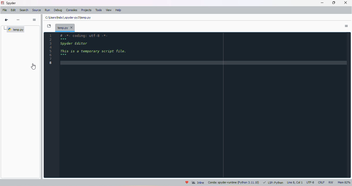 This screenshot has width=352, height=186. Describe the element at coordinates (37, 10) in the screenshot. I see `source` at that location.